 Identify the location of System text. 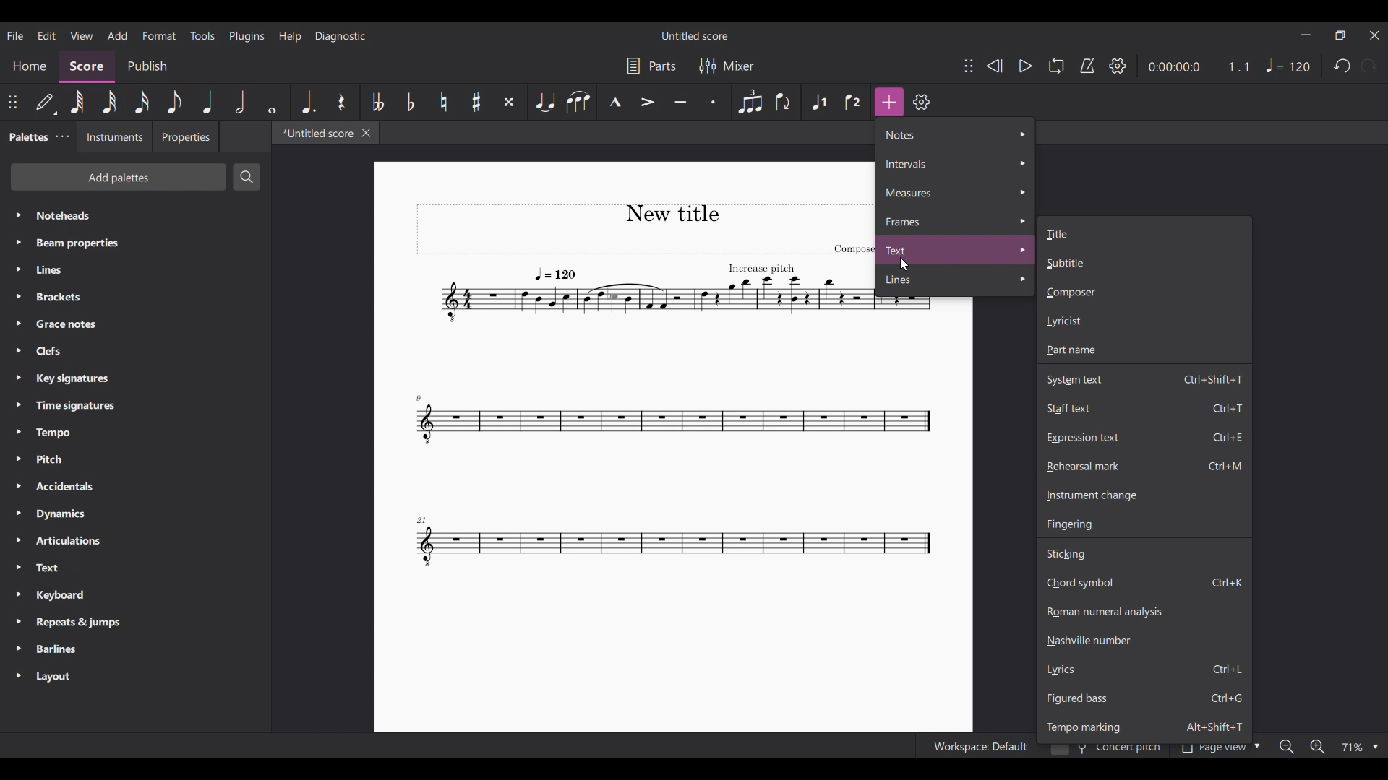
(1144, 378).